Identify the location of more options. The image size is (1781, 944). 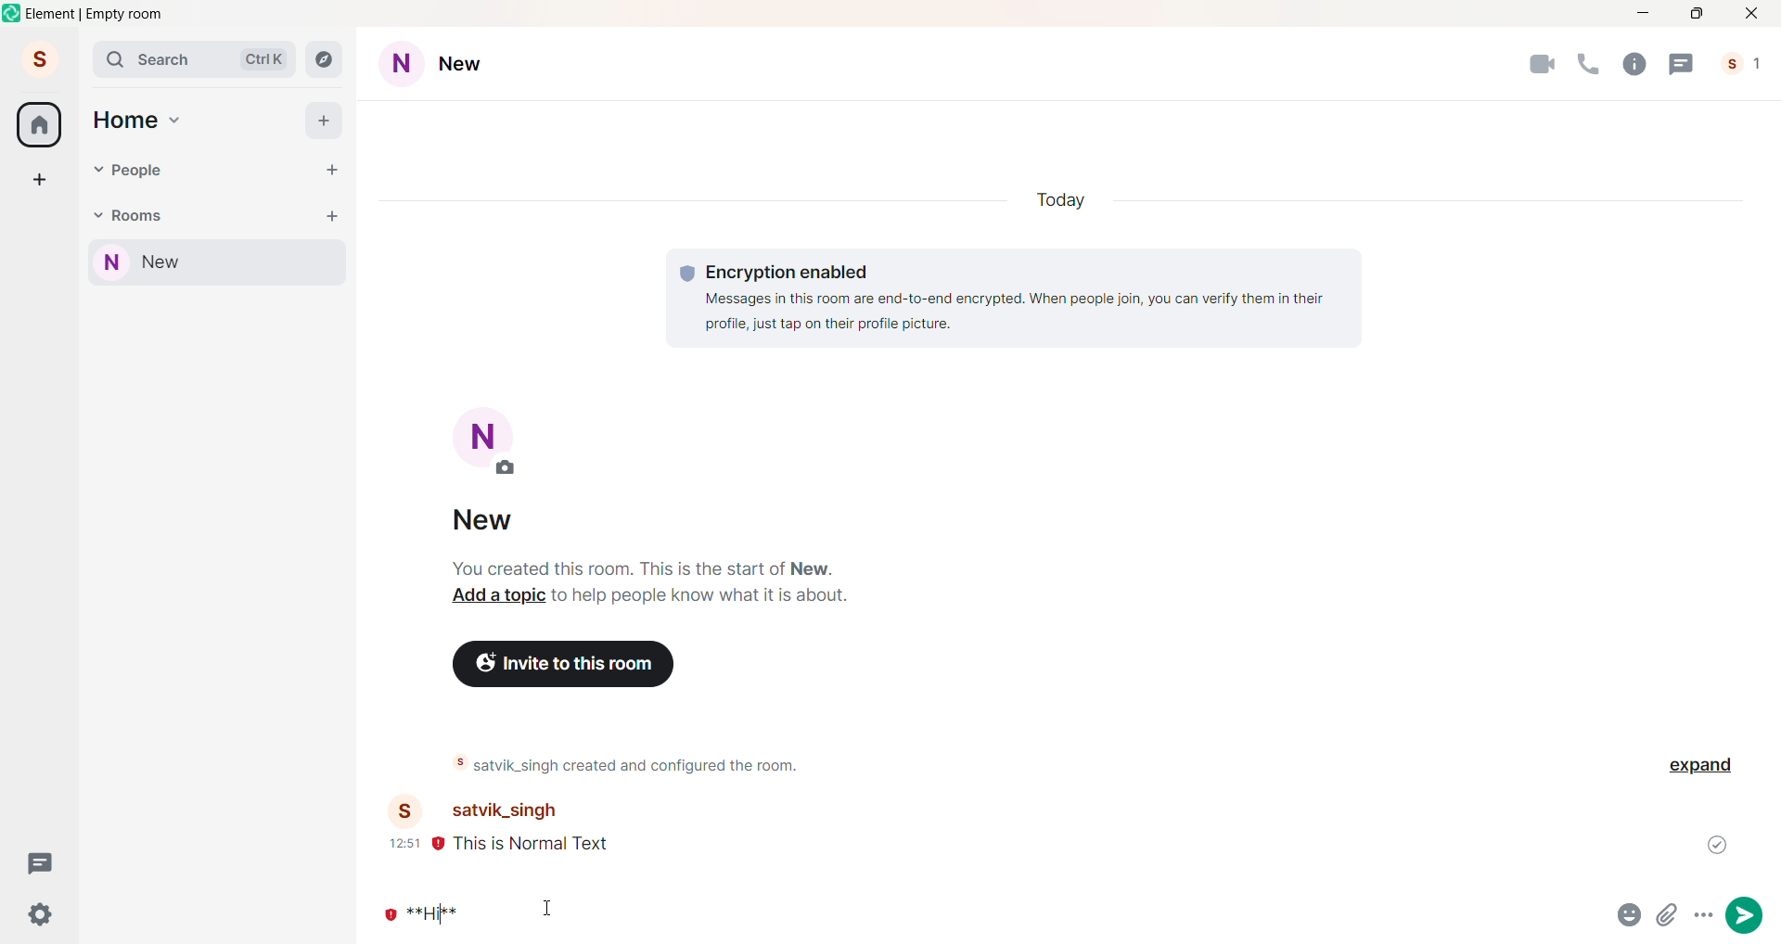
(1705, 915).